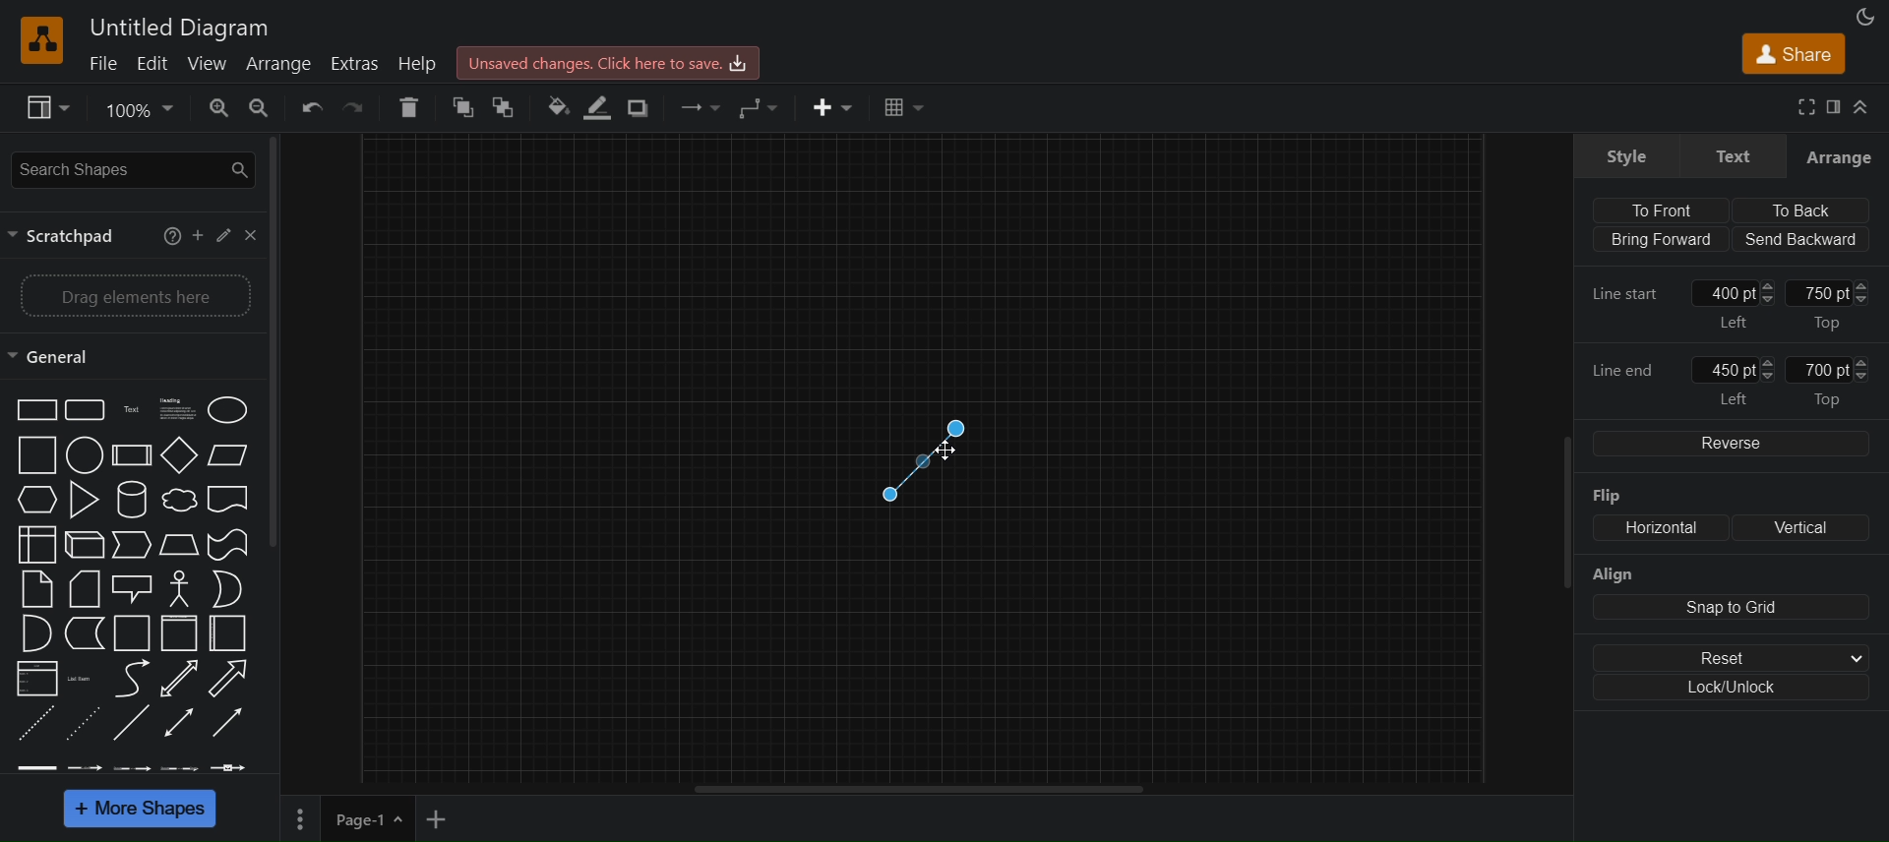 This screenshot has height=842, width=1889. I want to click on to front, so click(463, 107).